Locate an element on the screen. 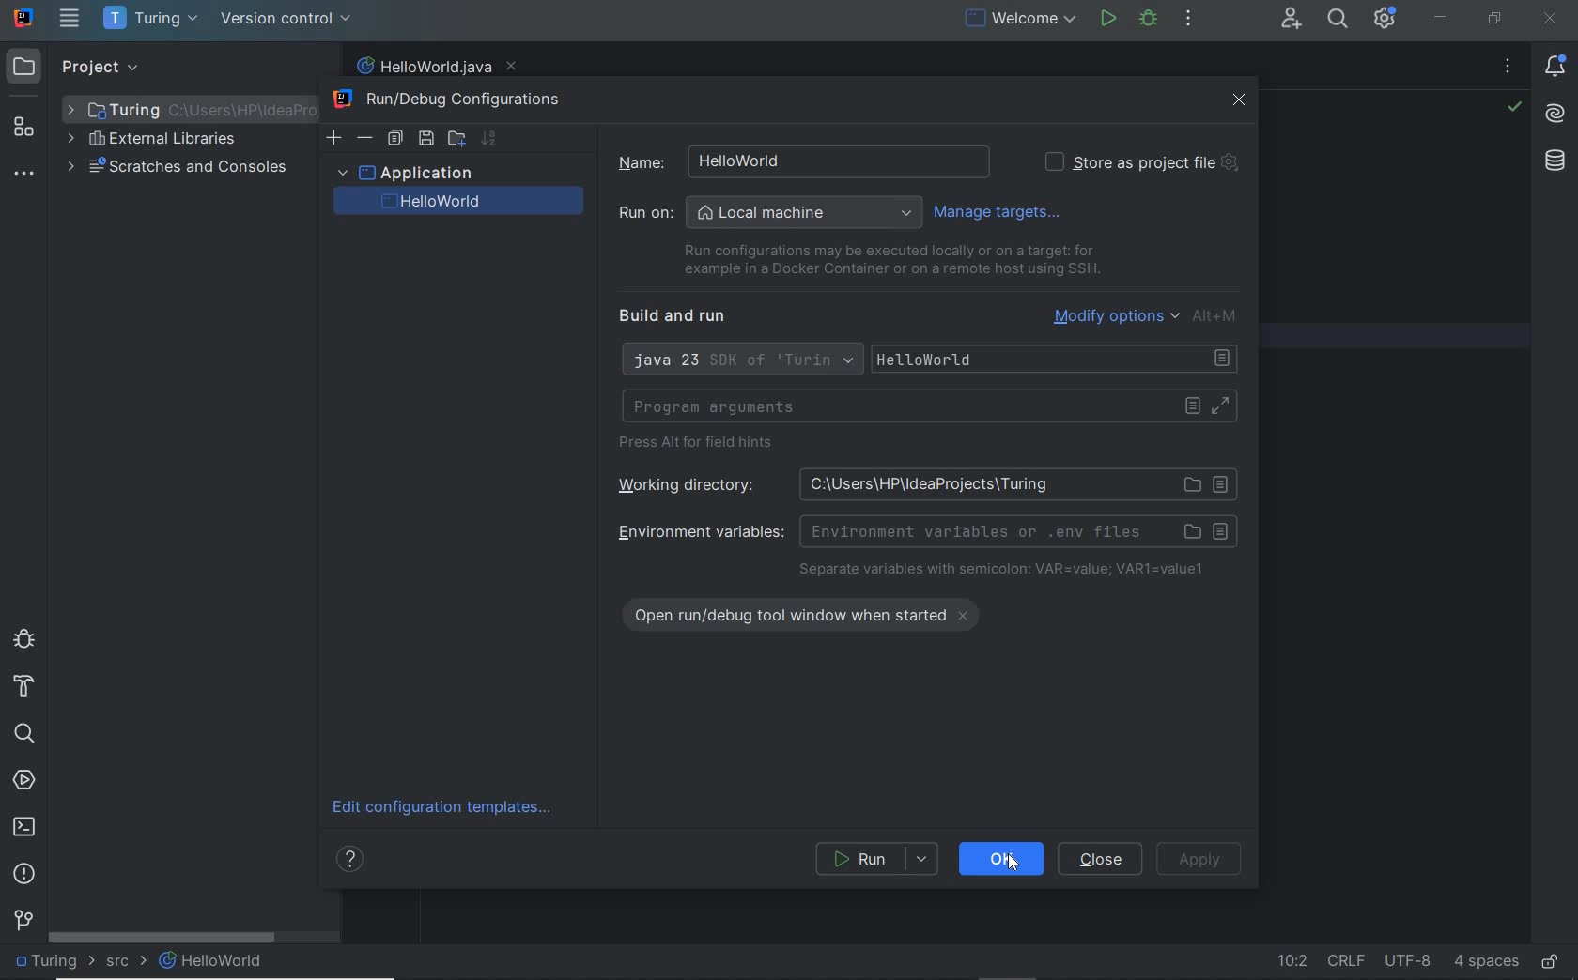 This screenshot has width=1578, height=980. current file: run/debug configurations is located at coordinates (1018, 20).